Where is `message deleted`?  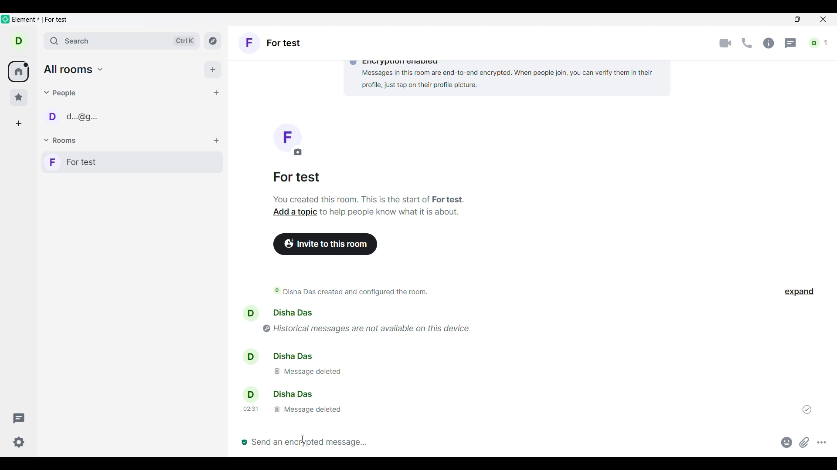 message deleted is located at coordinates (294, 410).